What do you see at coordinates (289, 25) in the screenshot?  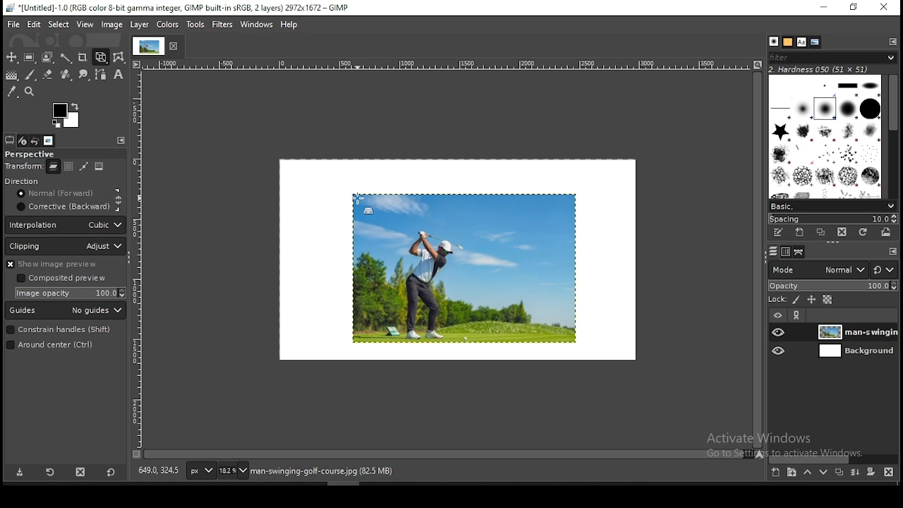 I see `help` at bounding box center [289, 25].